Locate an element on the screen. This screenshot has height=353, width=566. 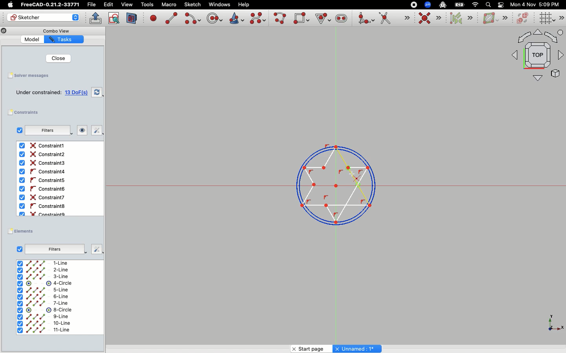
4-Circle is located at coordinates (45, 284).